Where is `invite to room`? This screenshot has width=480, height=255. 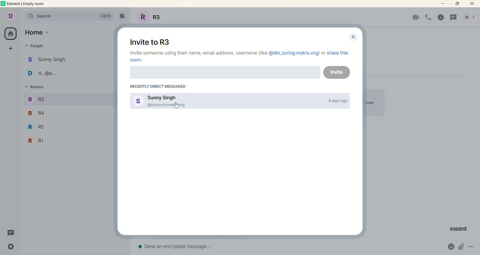 invite to room is located at coordinates (148, 40).